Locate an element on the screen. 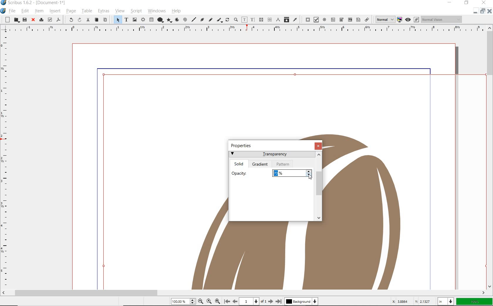  link annotation is located at coordinates (367, 19).